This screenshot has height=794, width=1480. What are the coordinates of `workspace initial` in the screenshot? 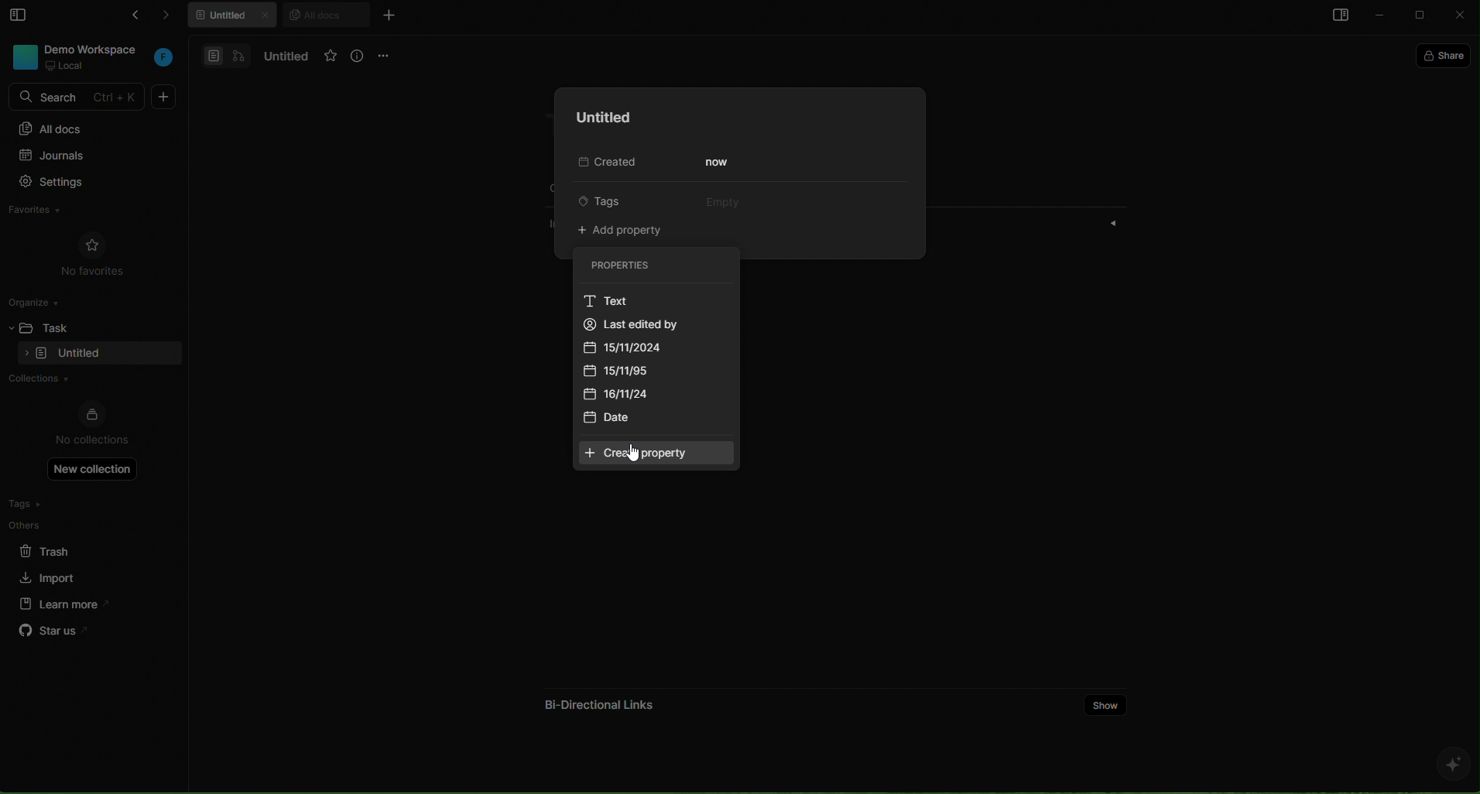 It's located at (164, 59).